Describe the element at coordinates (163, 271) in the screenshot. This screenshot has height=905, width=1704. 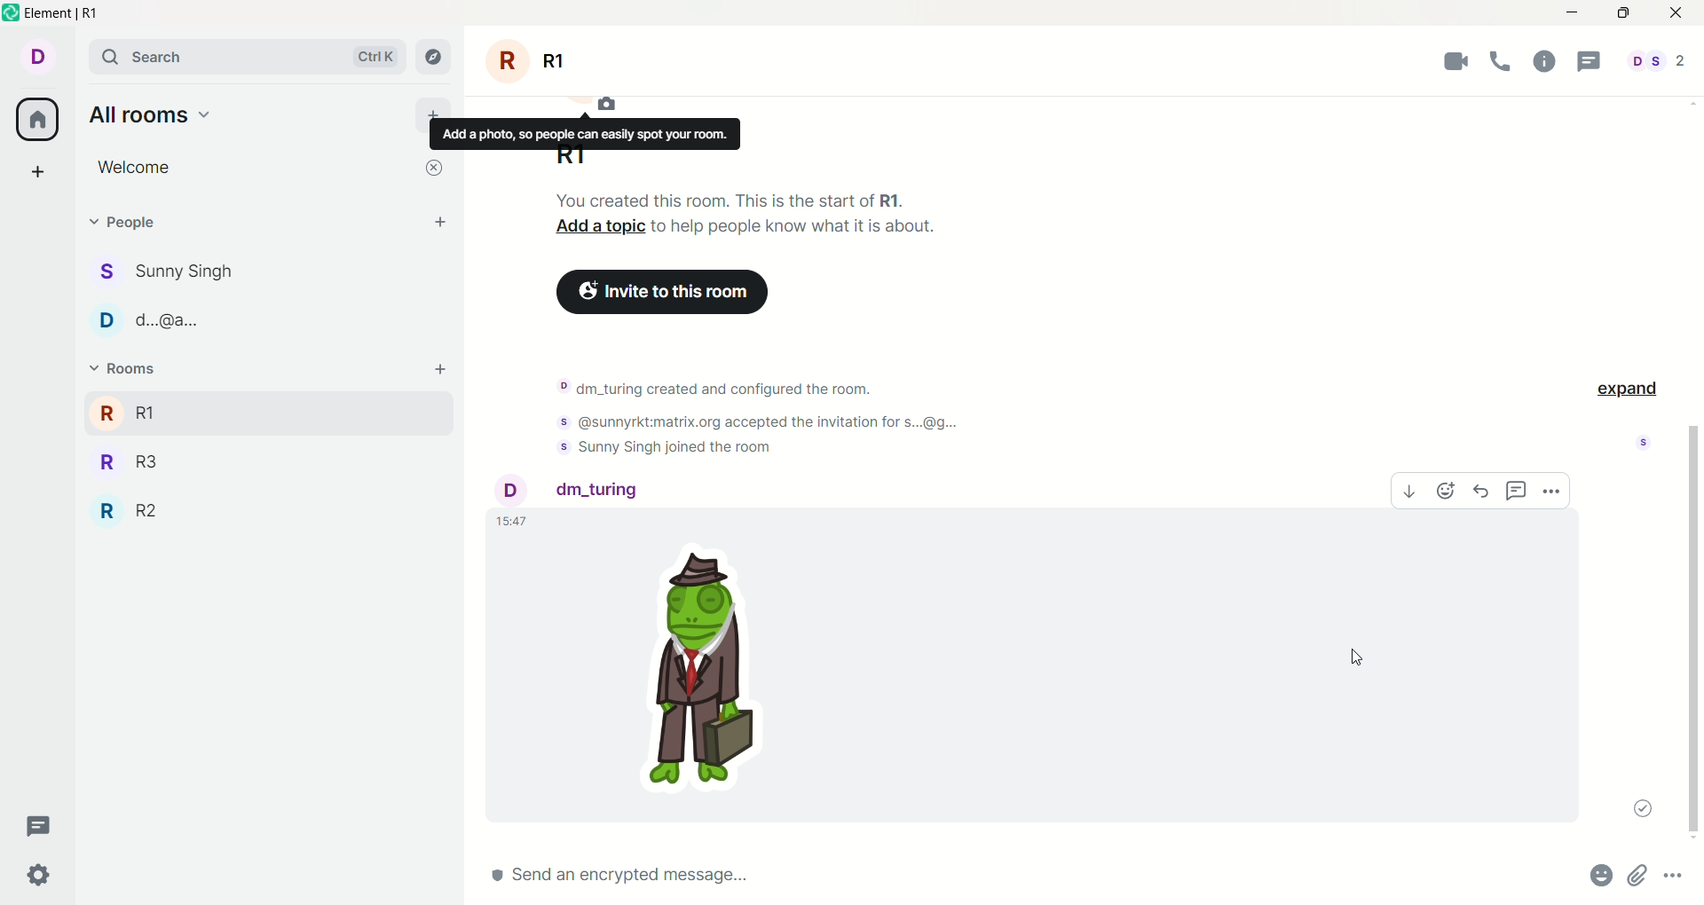
I see `Sunny Singh chat` at that location.